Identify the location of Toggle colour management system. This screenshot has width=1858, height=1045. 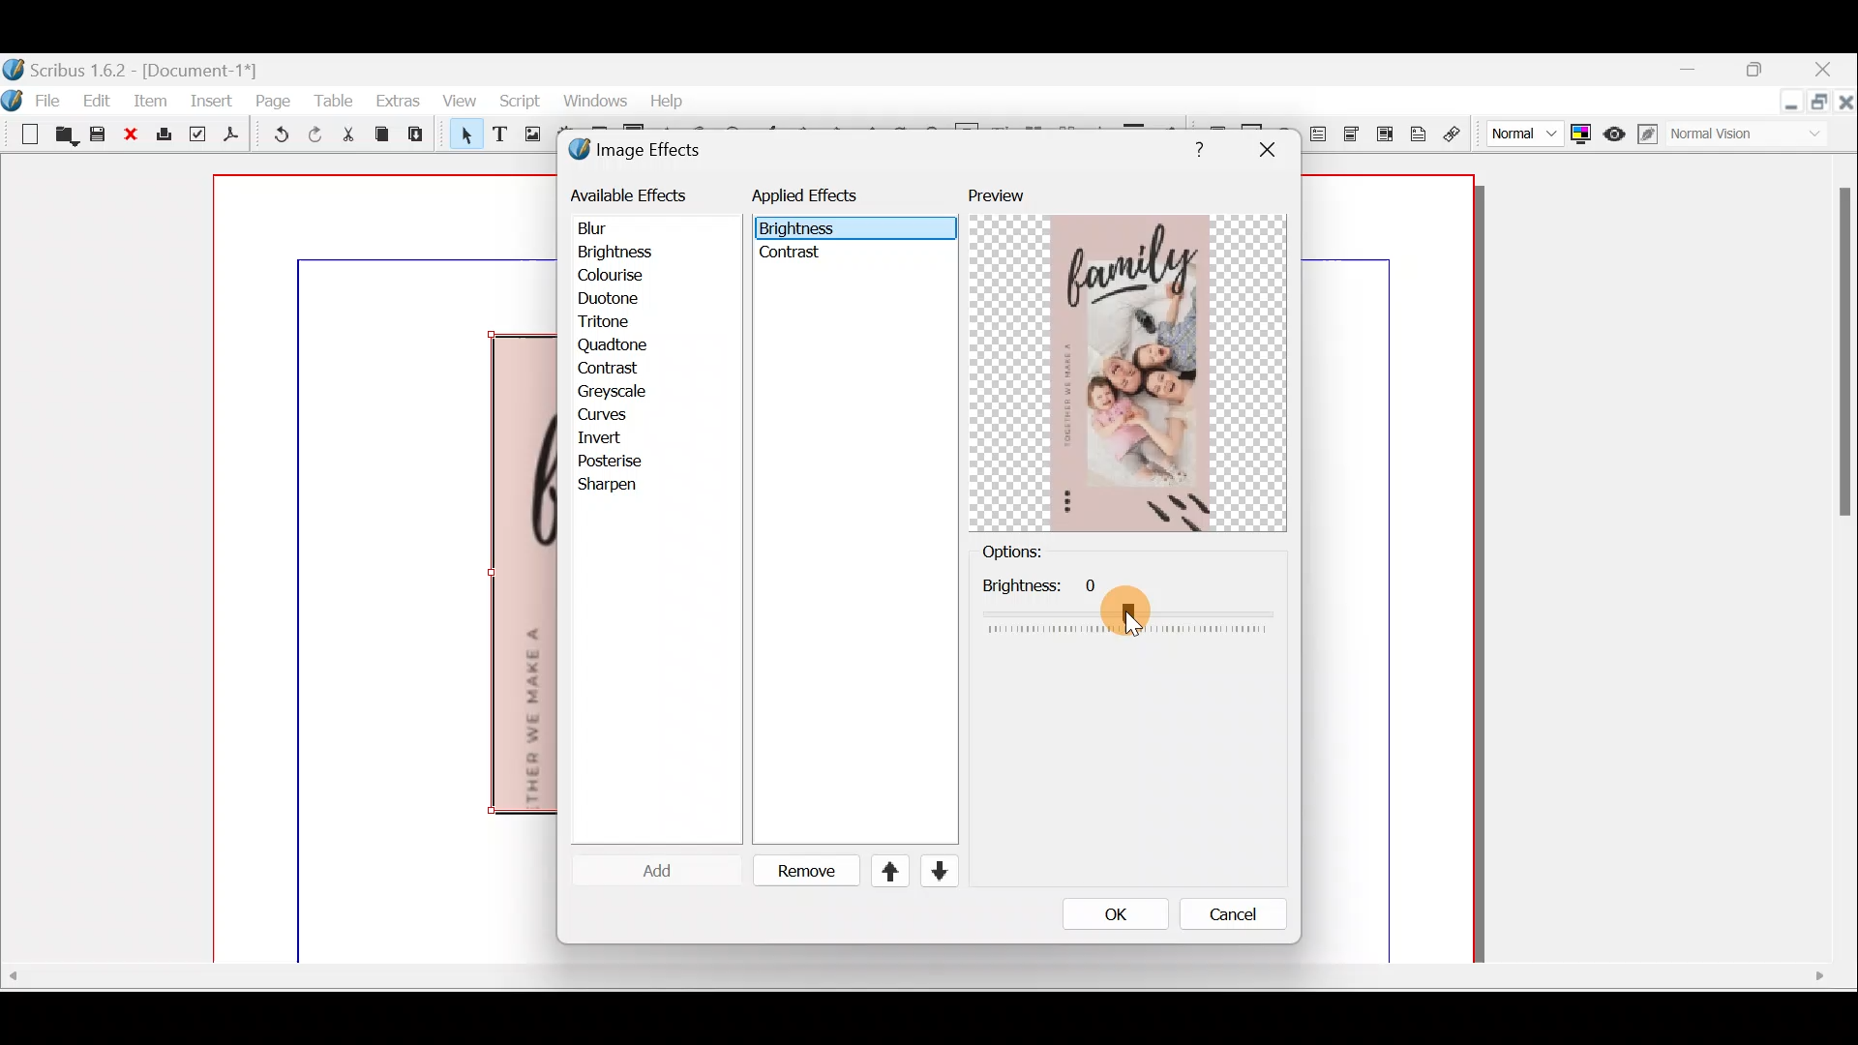
(1579, 130).